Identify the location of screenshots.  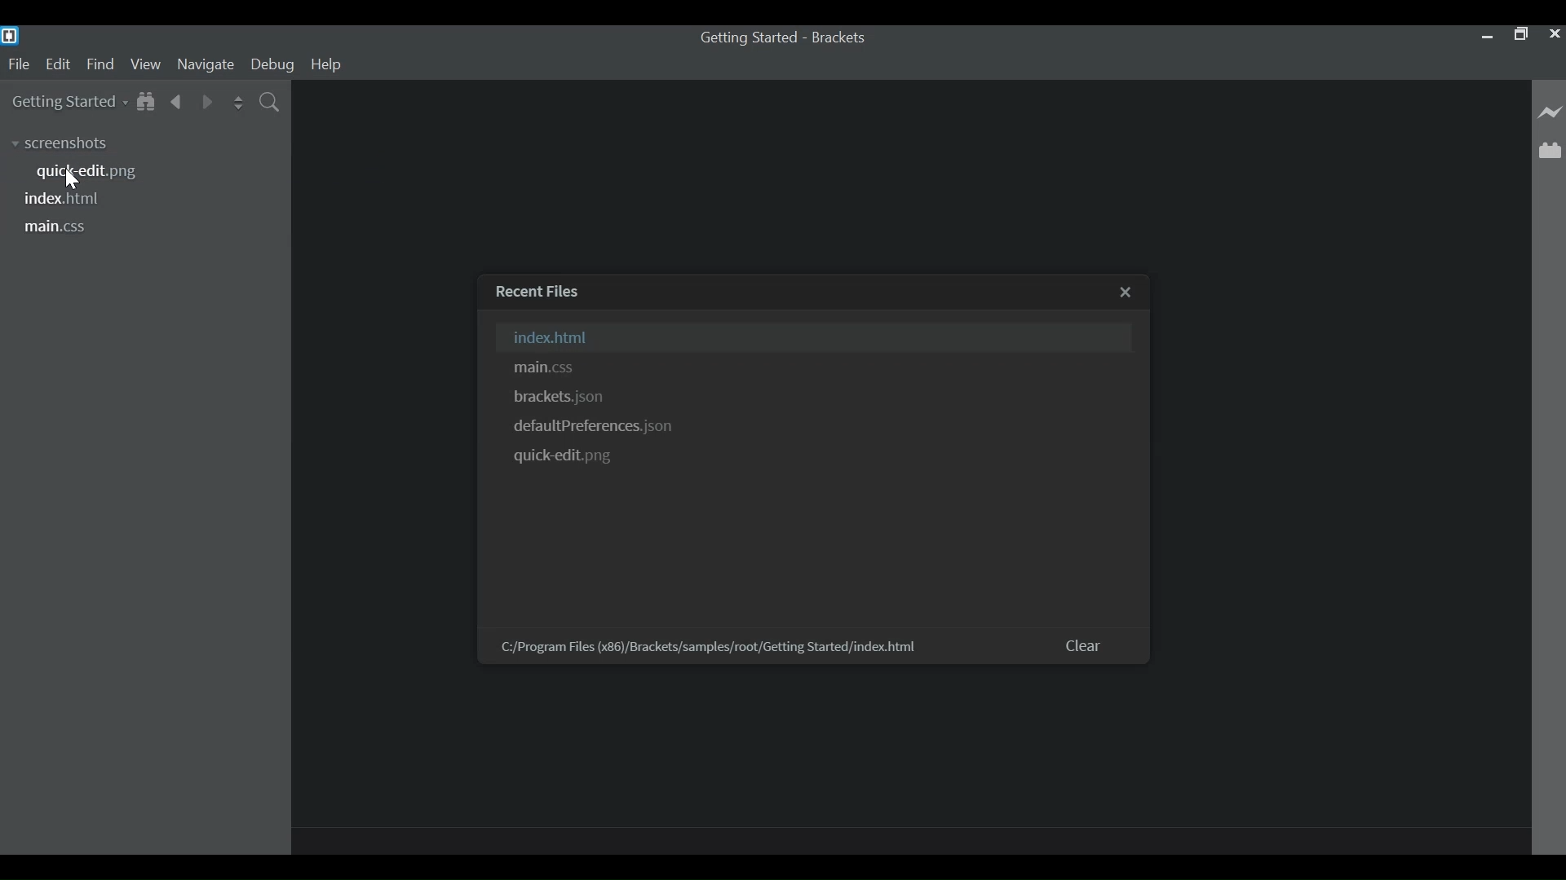
(72, 144).